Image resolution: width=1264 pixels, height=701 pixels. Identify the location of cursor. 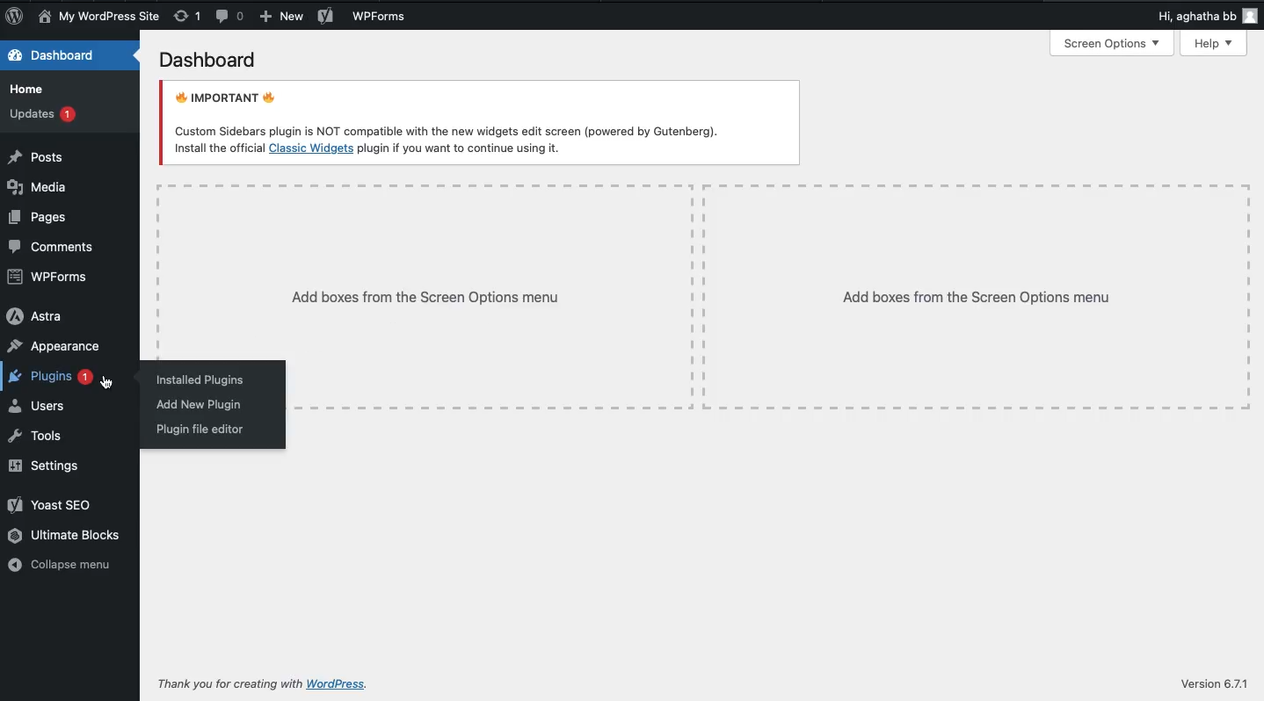
(110, 383).